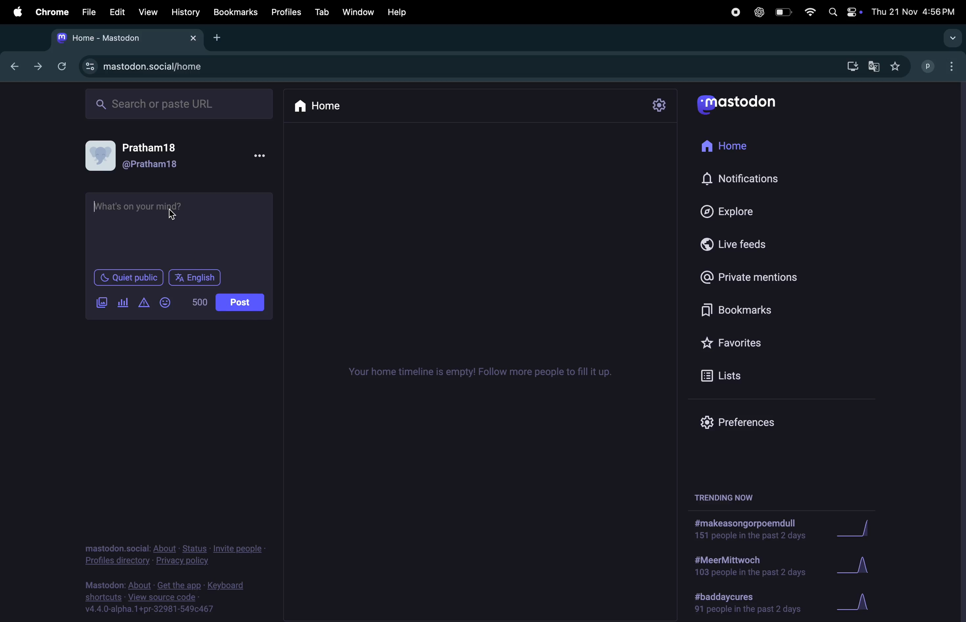 The image size is (966, 622). I want to click on favourites, so click(738, 345).